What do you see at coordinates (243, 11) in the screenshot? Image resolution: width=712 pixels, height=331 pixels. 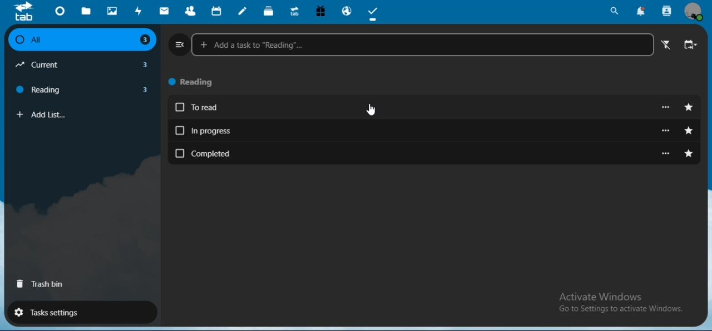 I see `notes` at bounding box center [243, 11].